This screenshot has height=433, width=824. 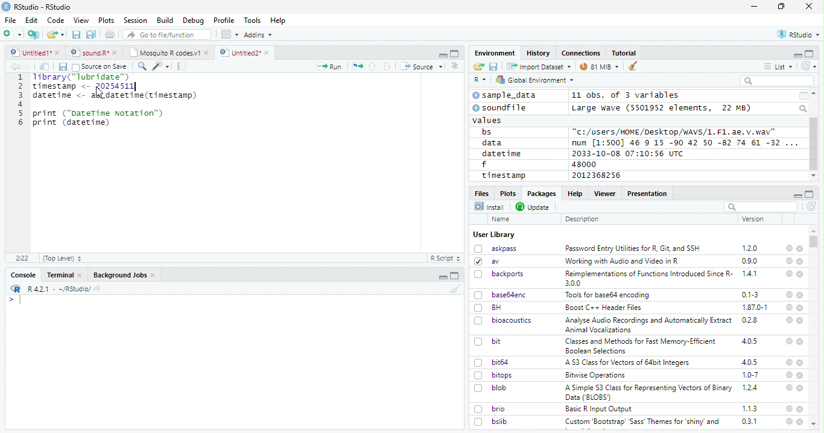 I want to click on 1.1.3, so click(x=750, y=408).